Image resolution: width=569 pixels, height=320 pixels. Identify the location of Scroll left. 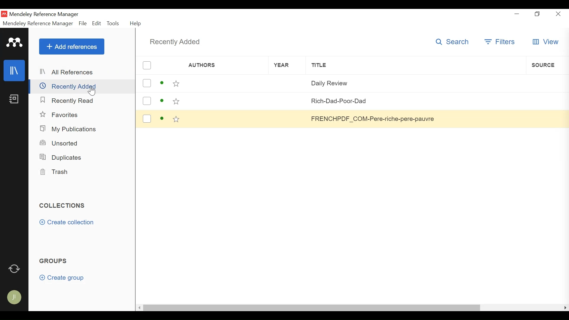
(138, 308).